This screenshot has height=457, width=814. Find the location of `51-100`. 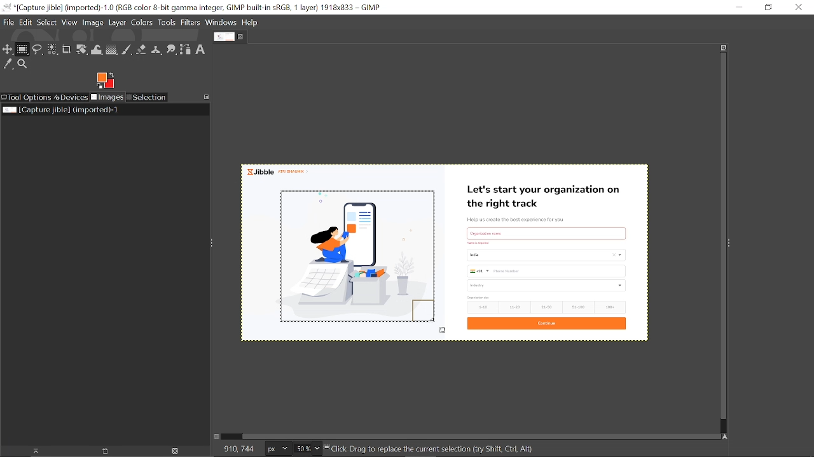

51-100 is located at coordinates (577, 307).